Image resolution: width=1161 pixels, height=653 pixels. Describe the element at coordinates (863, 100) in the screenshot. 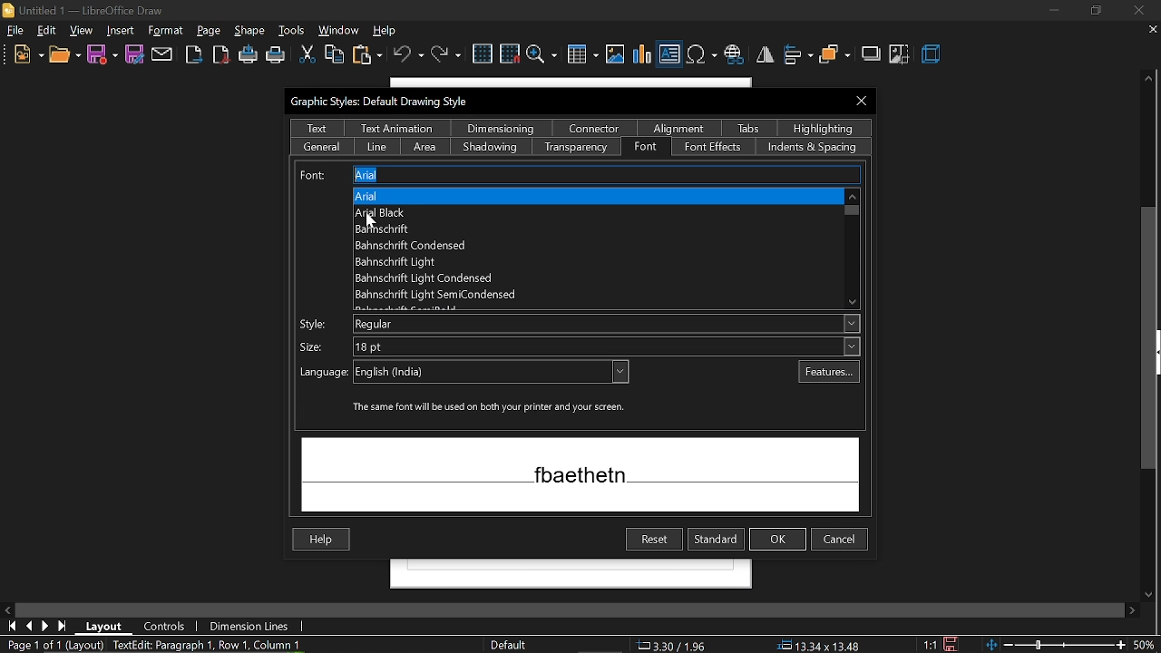

I see `Close` at that location.